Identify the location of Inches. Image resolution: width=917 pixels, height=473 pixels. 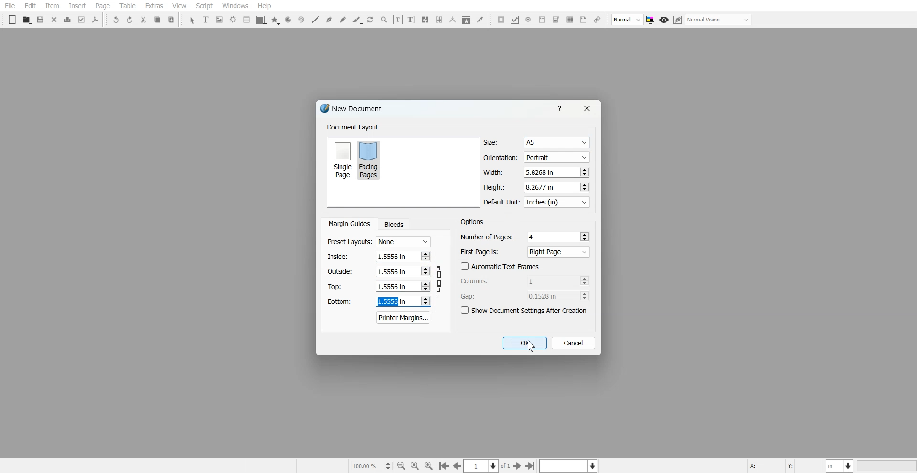
(557, 203).